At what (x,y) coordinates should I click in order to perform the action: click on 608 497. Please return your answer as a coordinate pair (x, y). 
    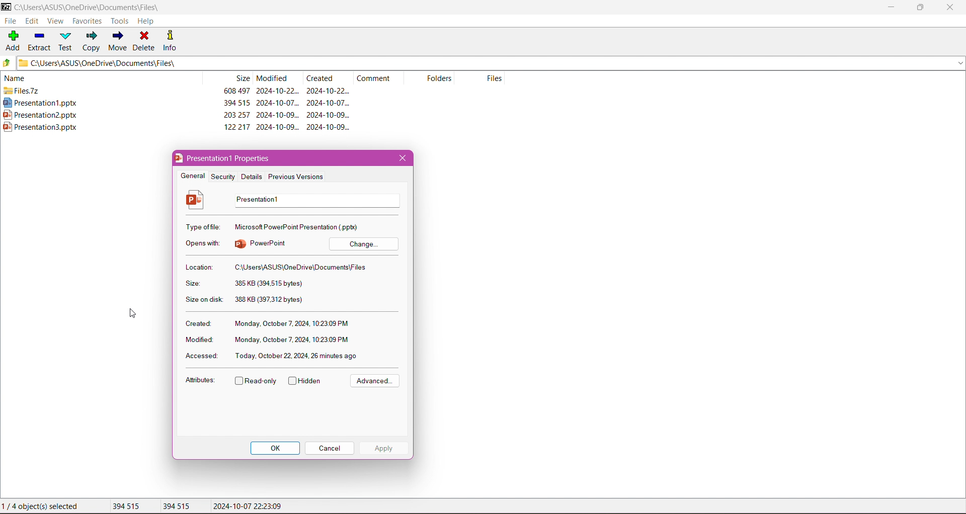
    Looking at the image, I should click on (237, 91).